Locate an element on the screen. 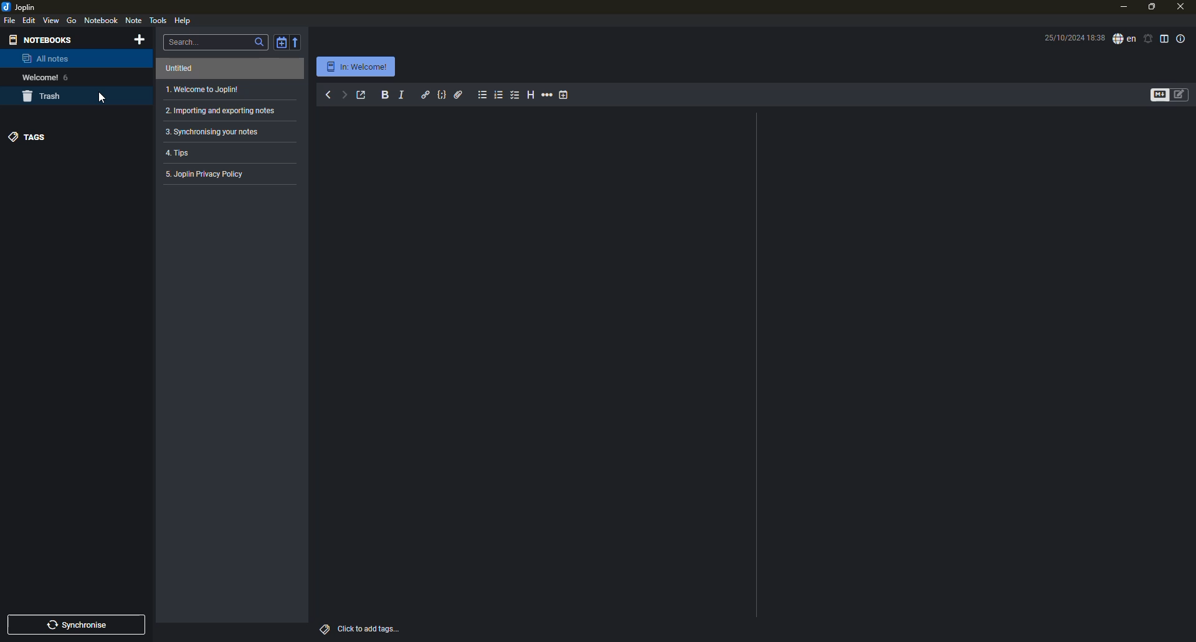 The height and width of the screenshot is (642, 1196). all notes is located at coordinates (45, 60).